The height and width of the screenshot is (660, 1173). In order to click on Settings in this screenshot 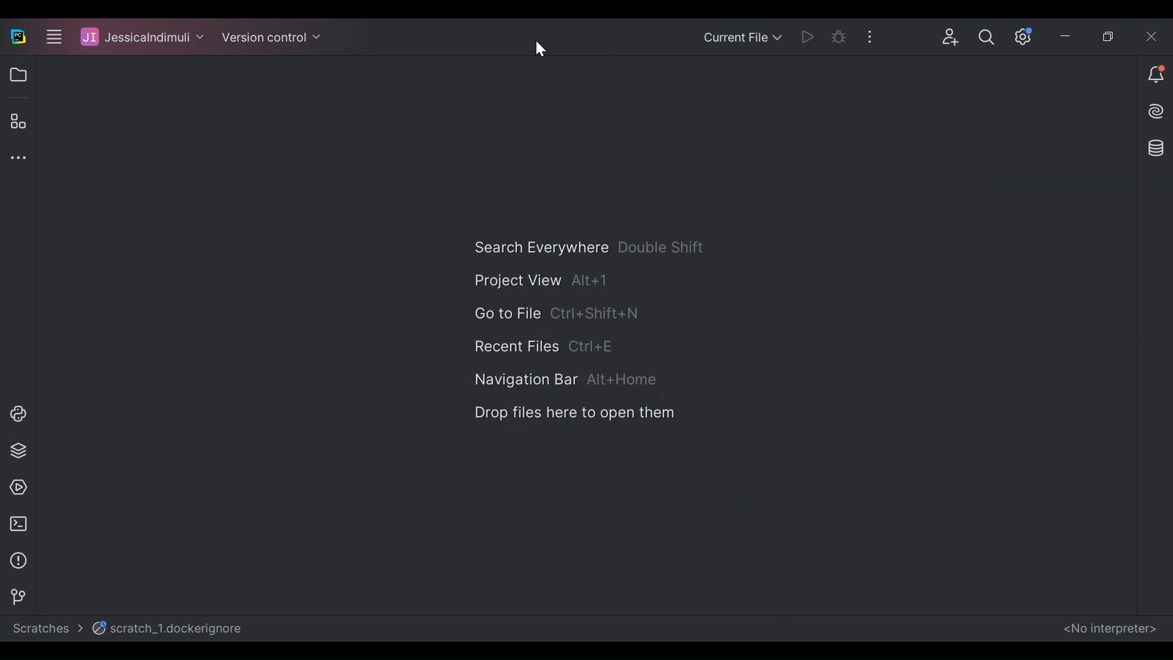, I will do `click(1026, 34)`.